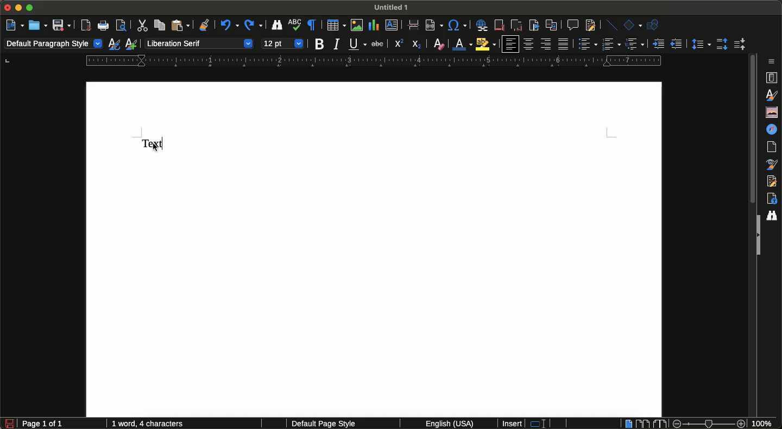 This screenshot has width=782, height=429. I want to click on Show track changes functions, so click(589, 26).